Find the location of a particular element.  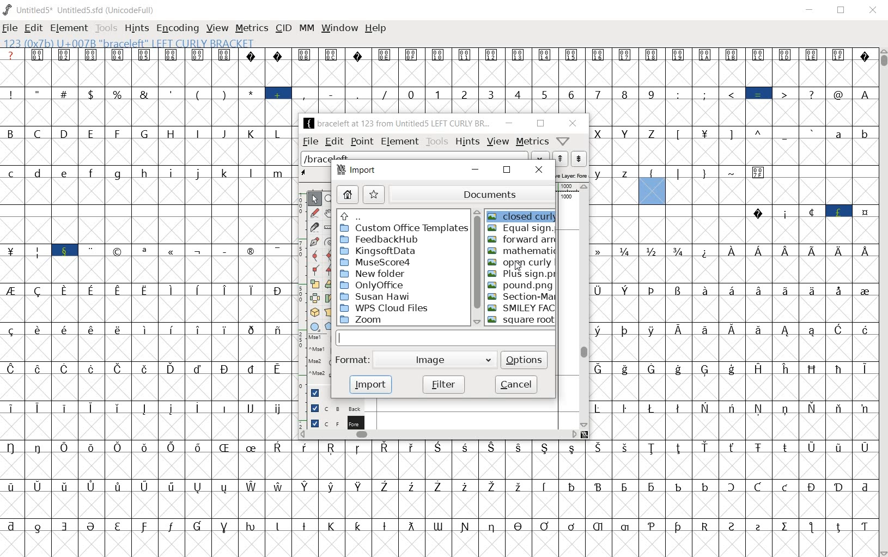

plus sign.png is located at coordinates (522, 274).